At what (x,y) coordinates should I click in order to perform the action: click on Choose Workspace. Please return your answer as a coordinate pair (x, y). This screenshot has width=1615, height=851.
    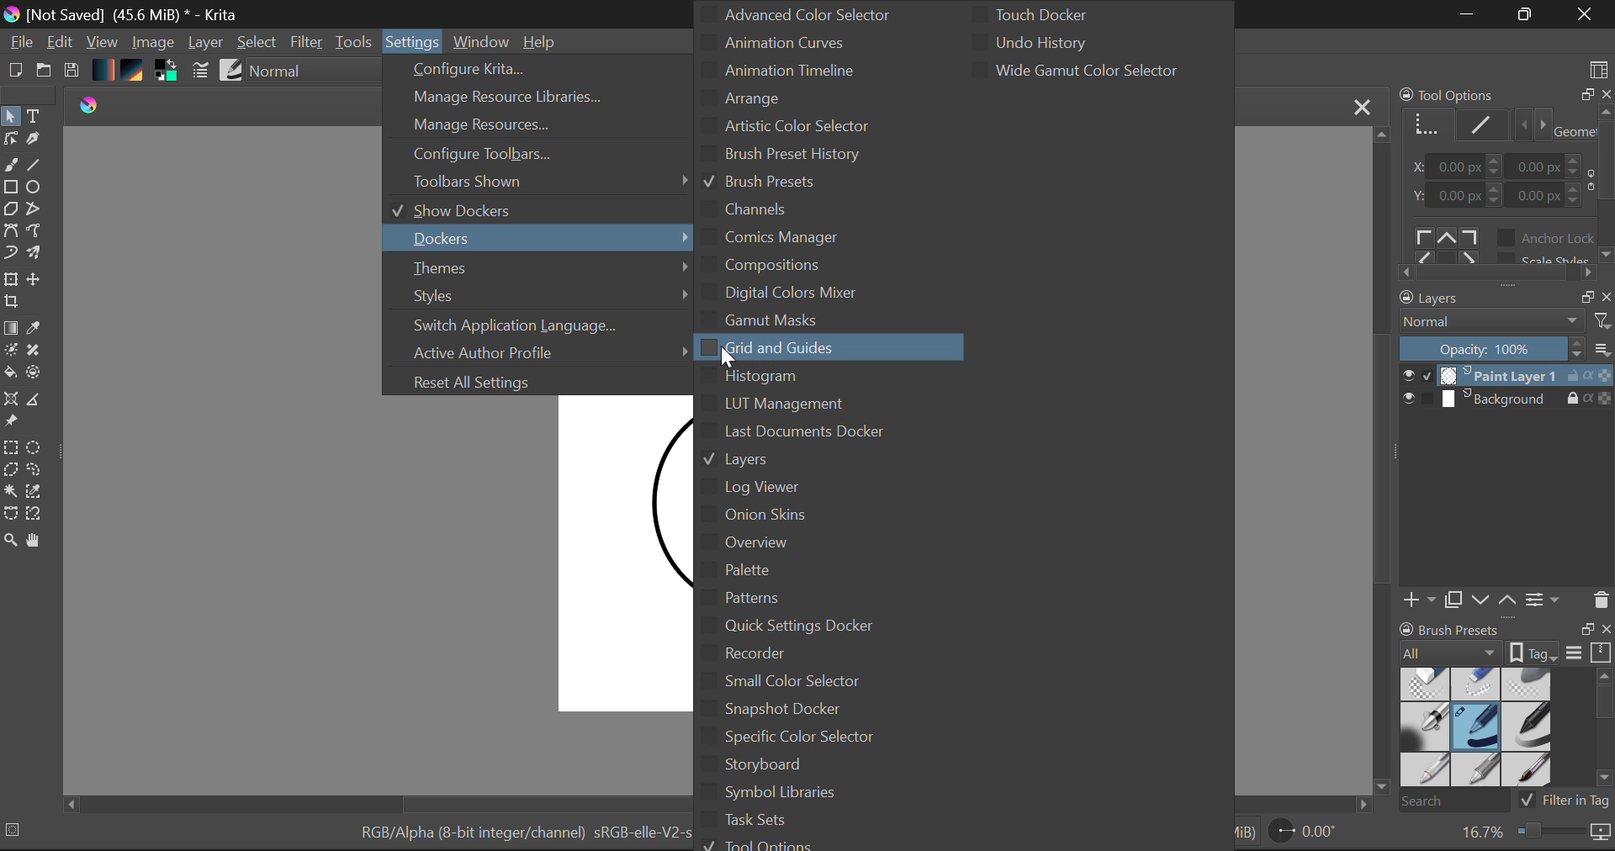
    Looking at the image, I should click on (1600, 68).